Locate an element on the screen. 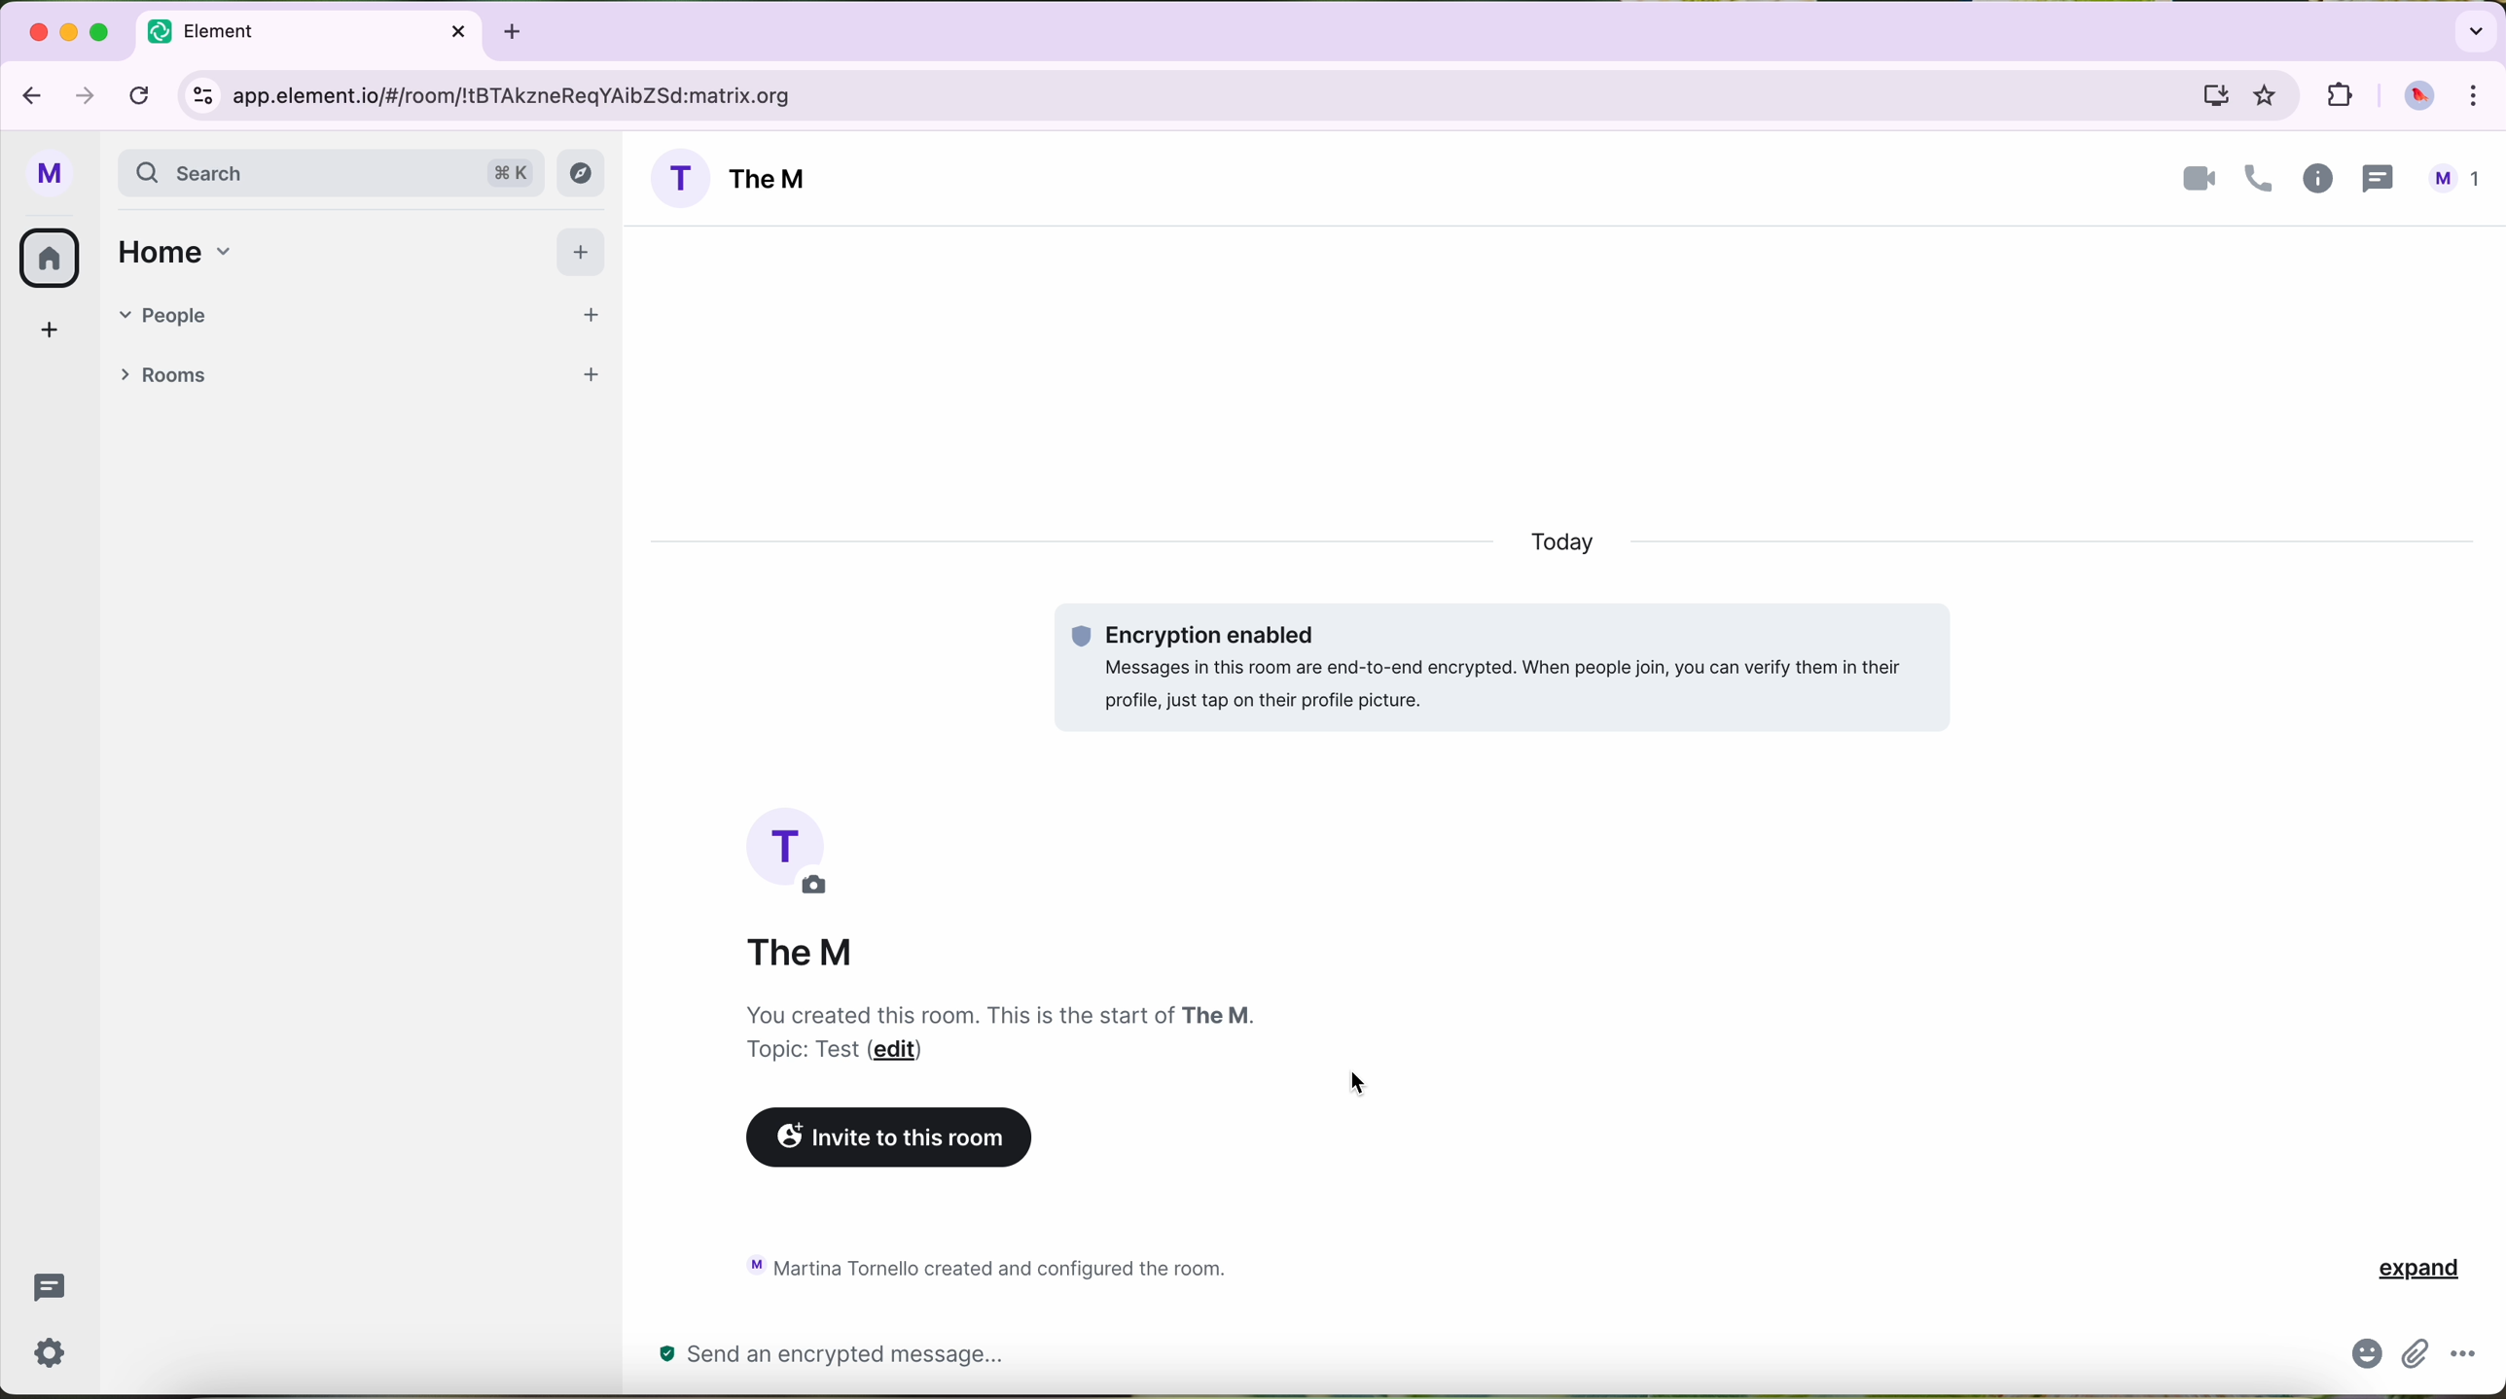 Image resolution: width=2506 pixels, height=1399 pixels. information is located at coordinates (2271, 180).